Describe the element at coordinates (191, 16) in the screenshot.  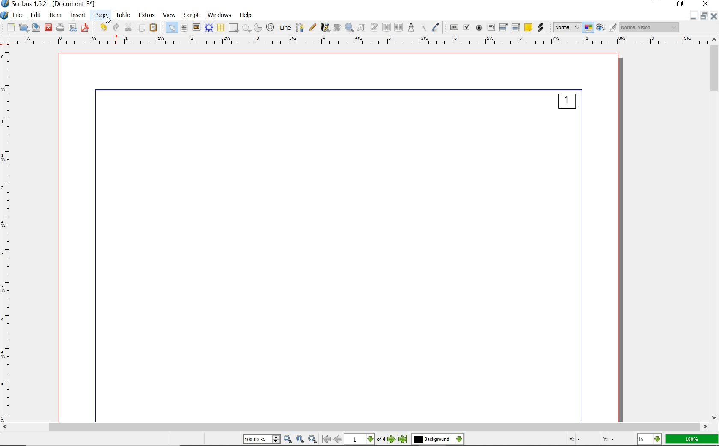
I see `script` at that location.